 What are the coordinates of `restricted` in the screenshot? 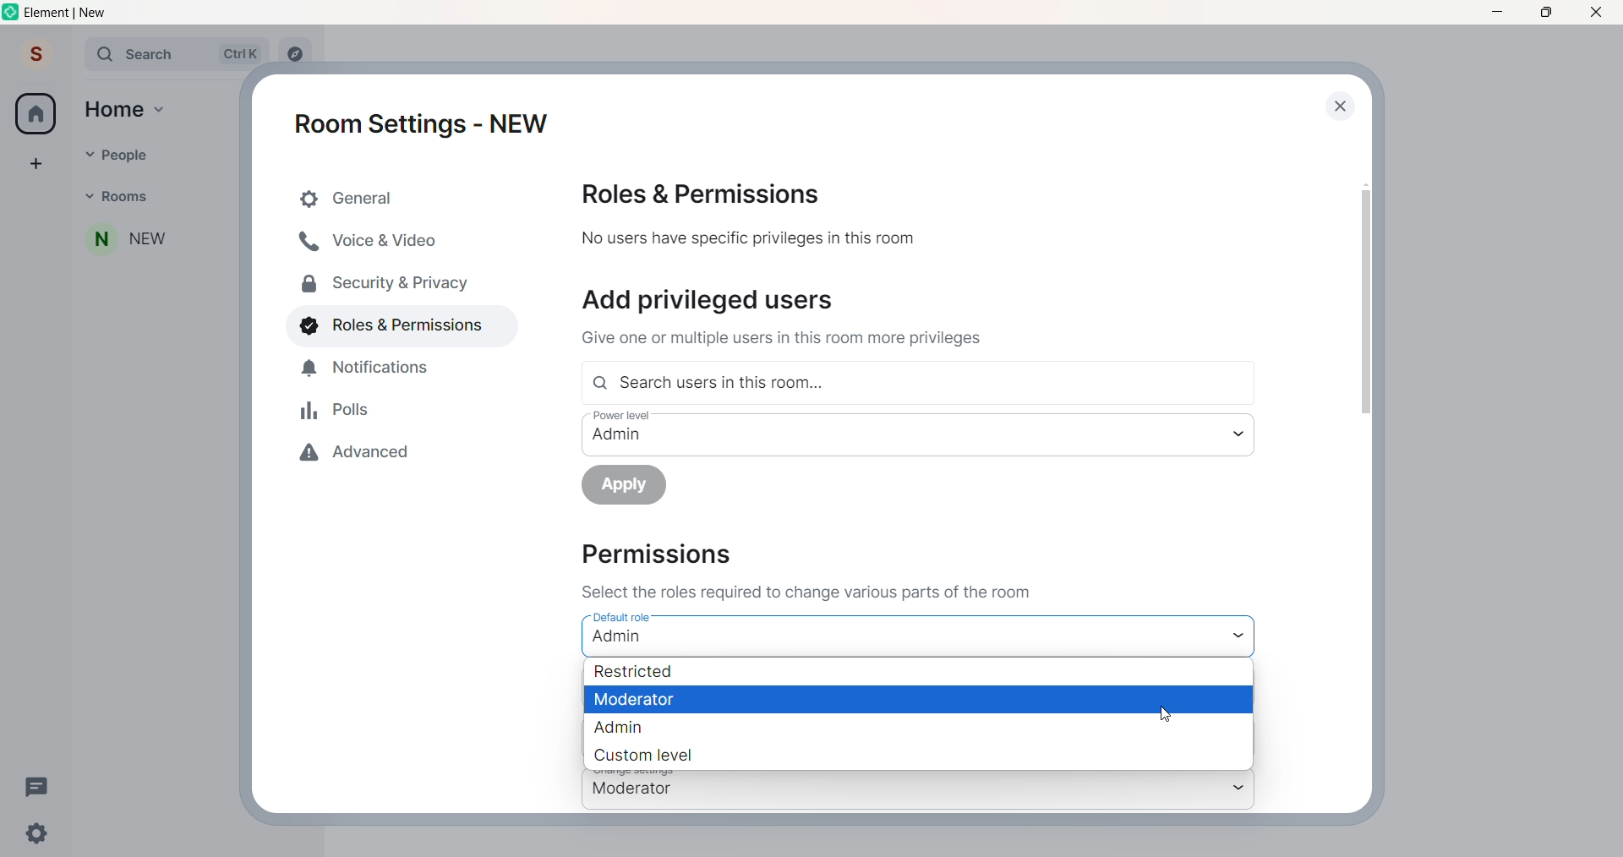 It's located at (646, 673).